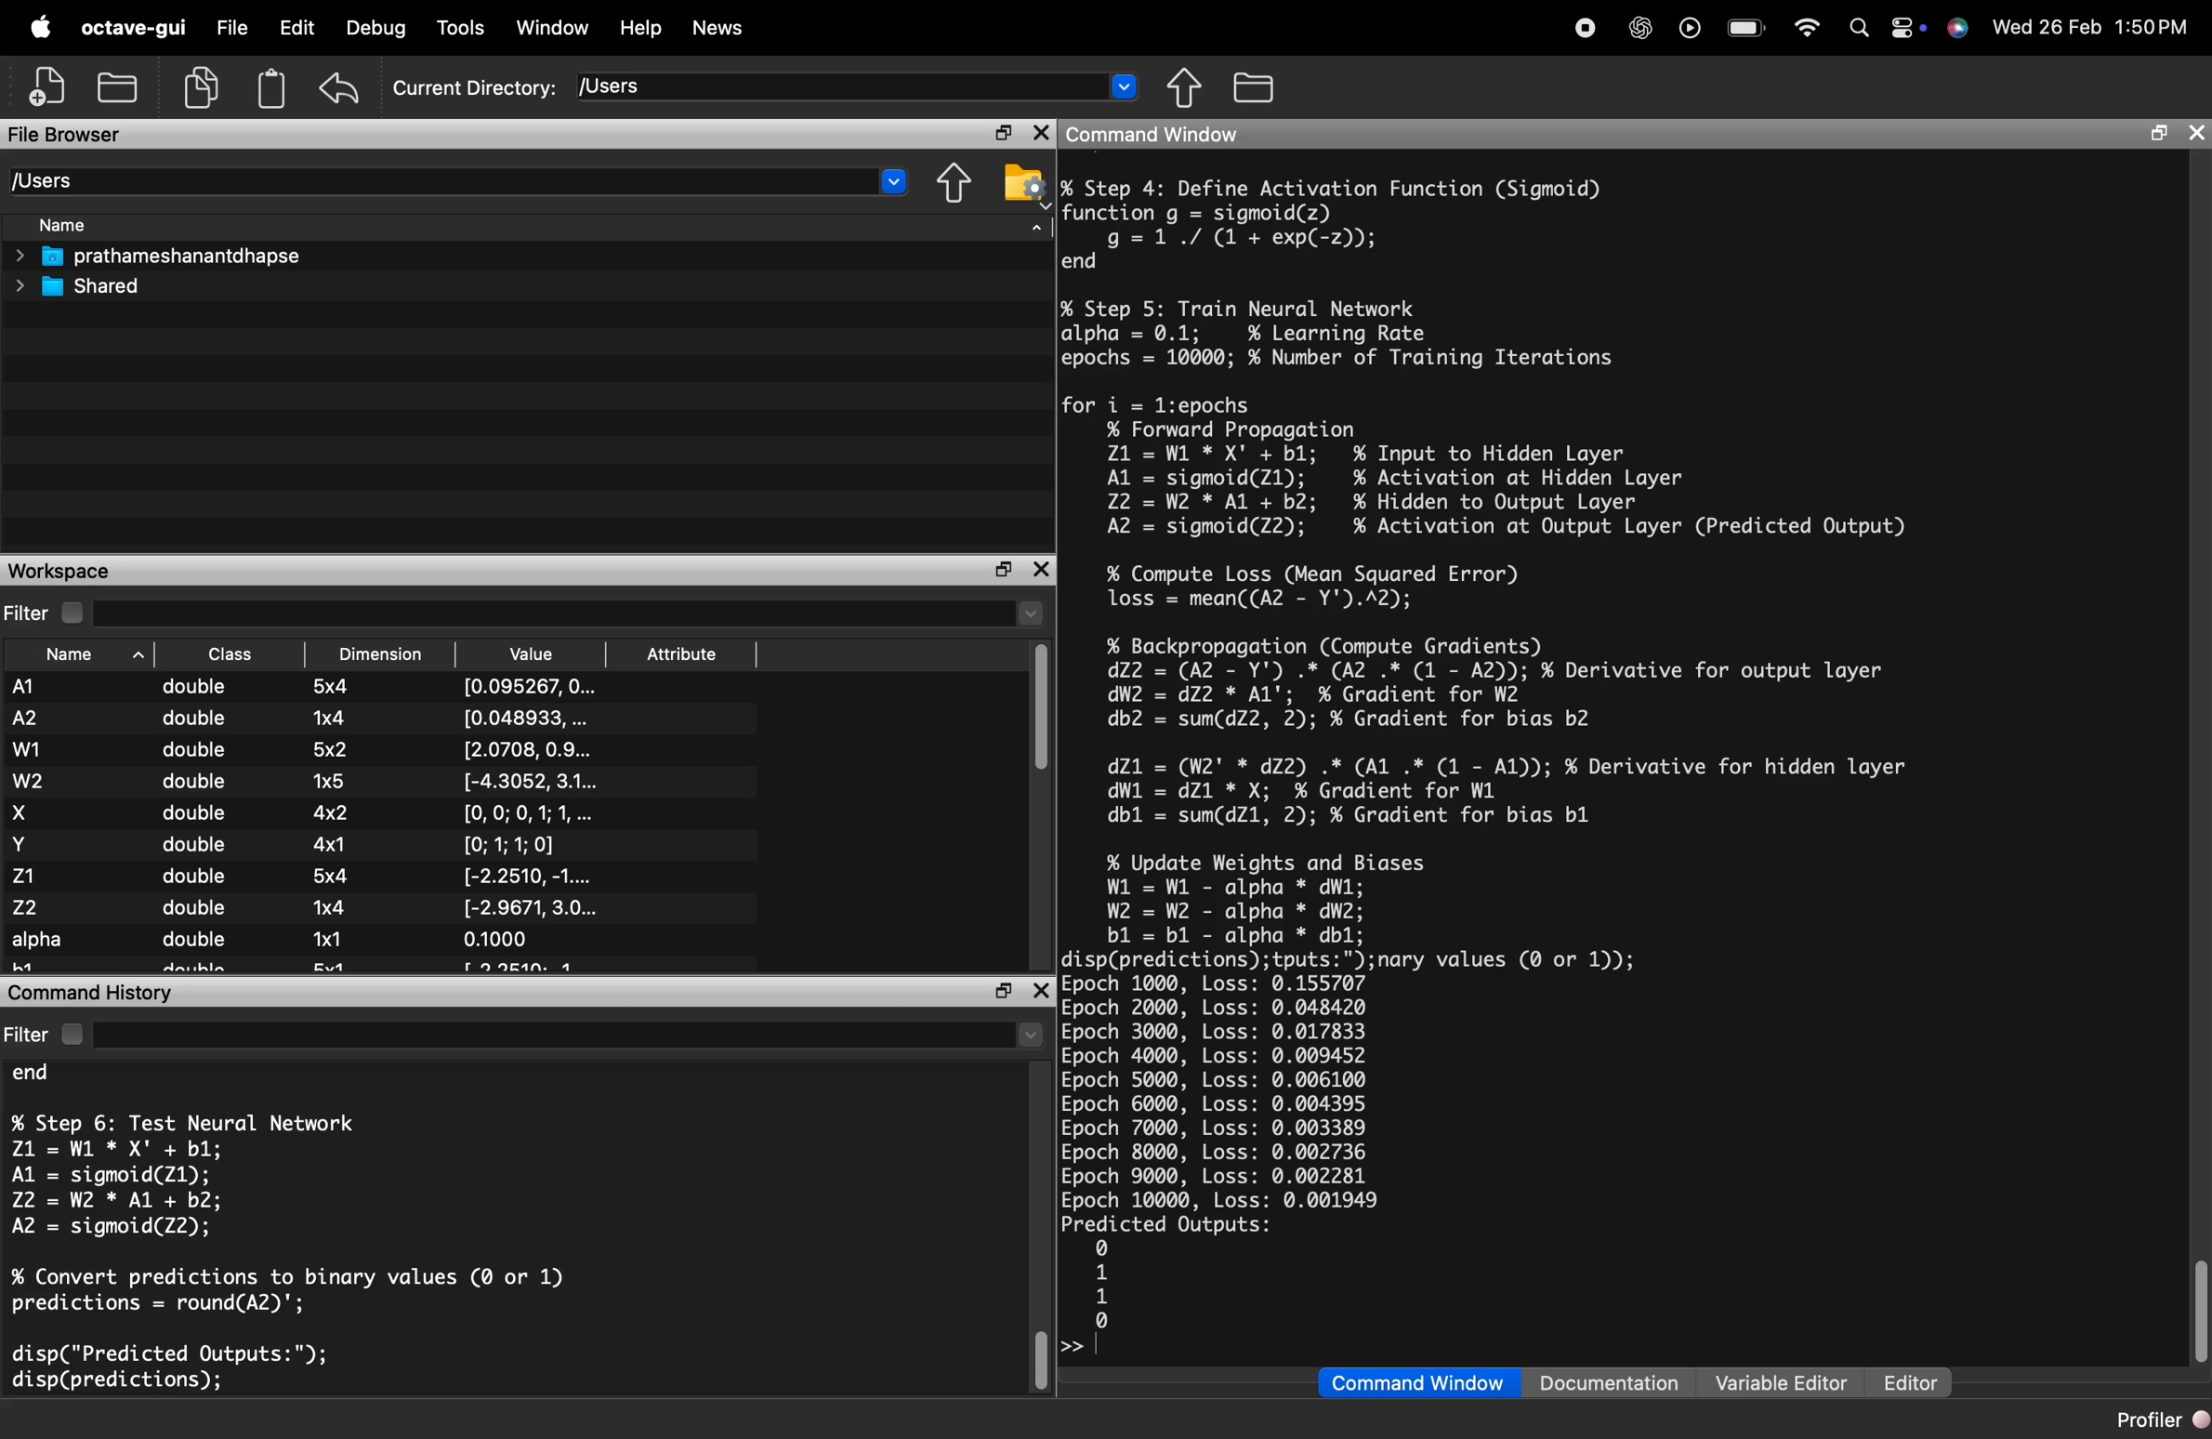  Describe the element at coordinates (378, 28) in the screenshot. I see `Debug` at that location.